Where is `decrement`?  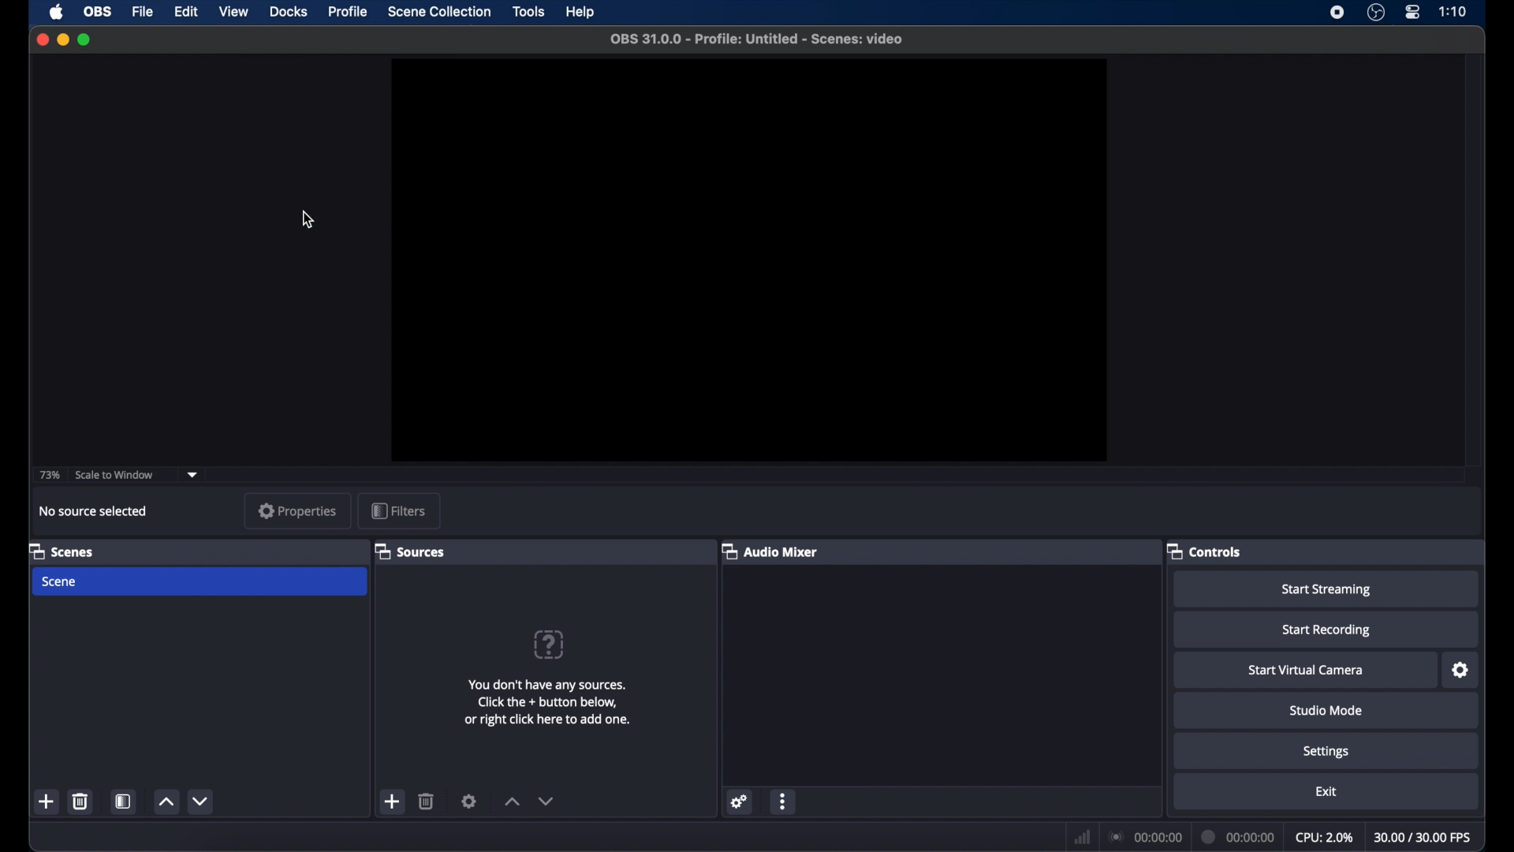
decrement is located at coordinates (202, 801).